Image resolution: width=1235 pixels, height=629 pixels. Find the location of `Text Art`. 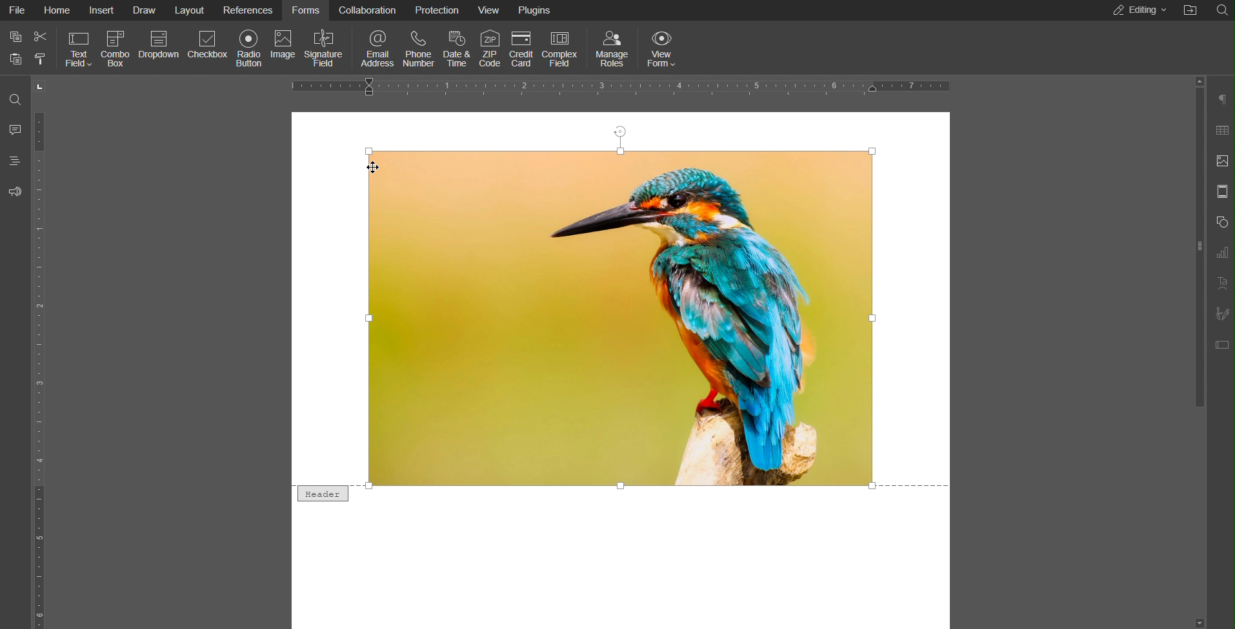

Text Art is located at coordinates (1220, 283).